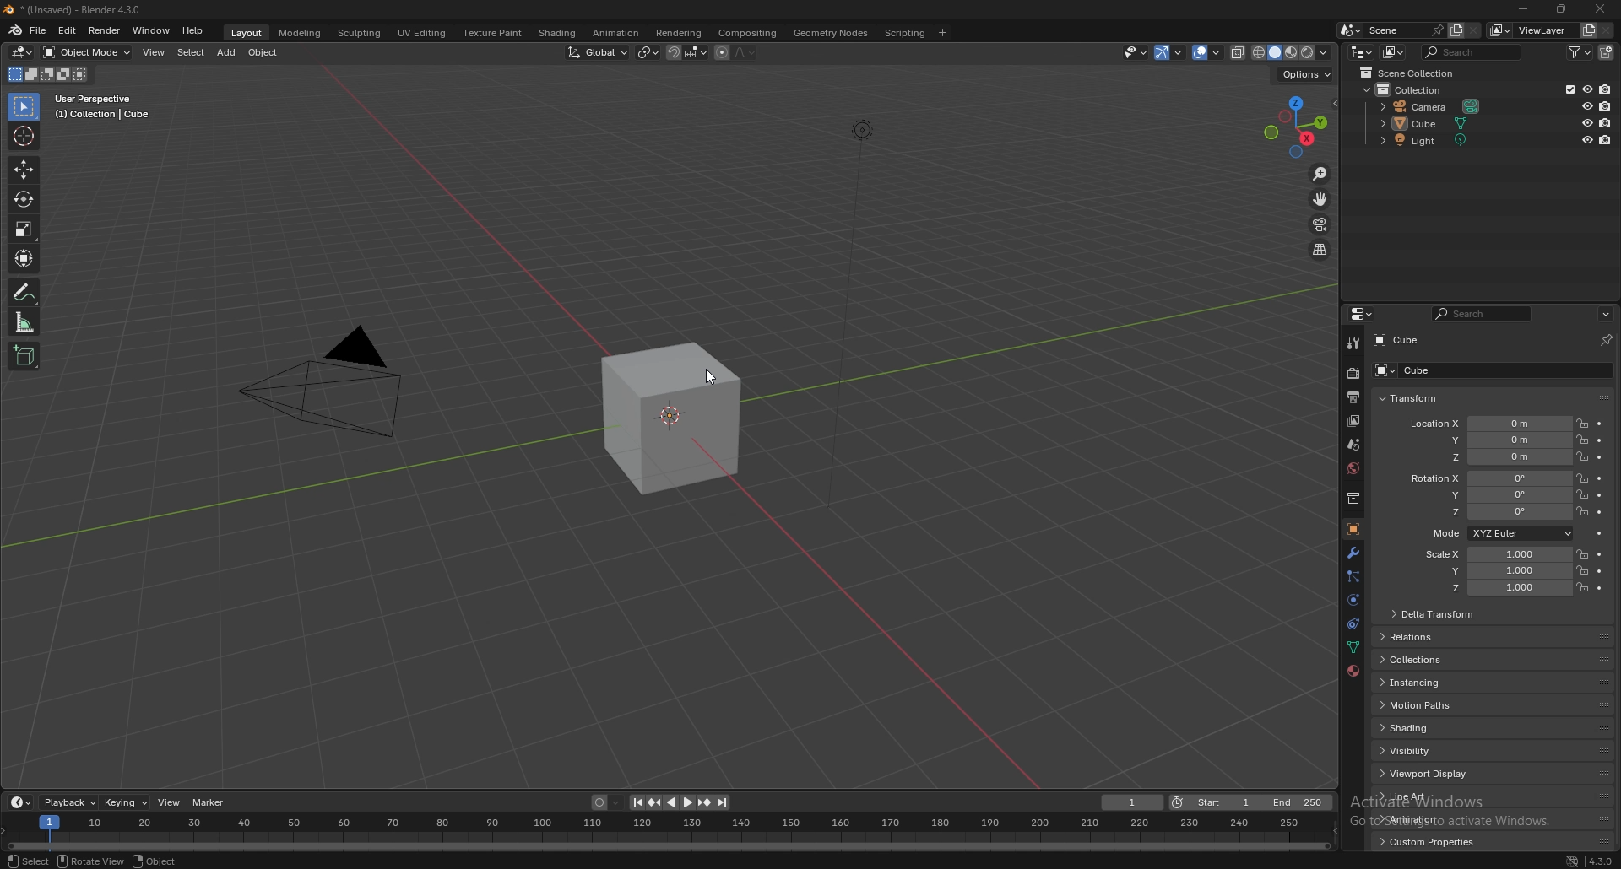 This screenshot has width=1621, height=869. Describe the element at coordinates (264, 52) in the screenshot. I see `object` at that location.